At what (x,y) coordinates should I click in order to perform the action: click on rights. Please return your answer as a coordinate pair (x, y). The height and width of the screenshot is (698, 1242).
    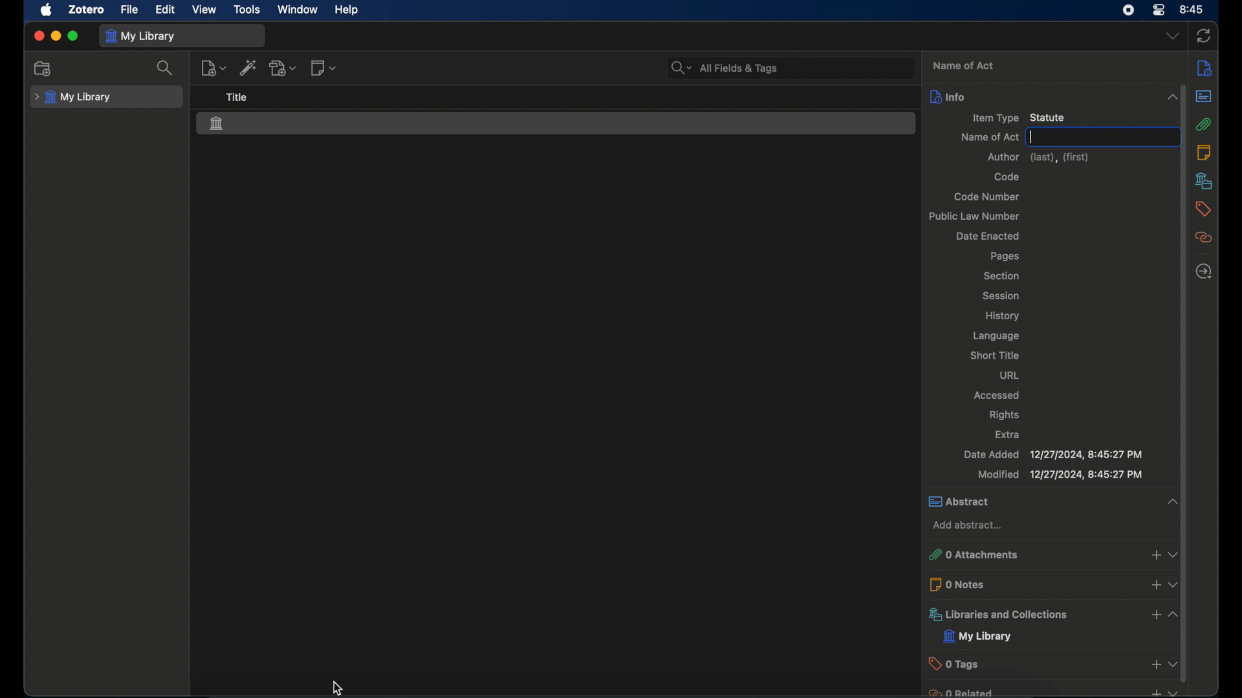
    Looking at the image, I should click on (1004, 416).